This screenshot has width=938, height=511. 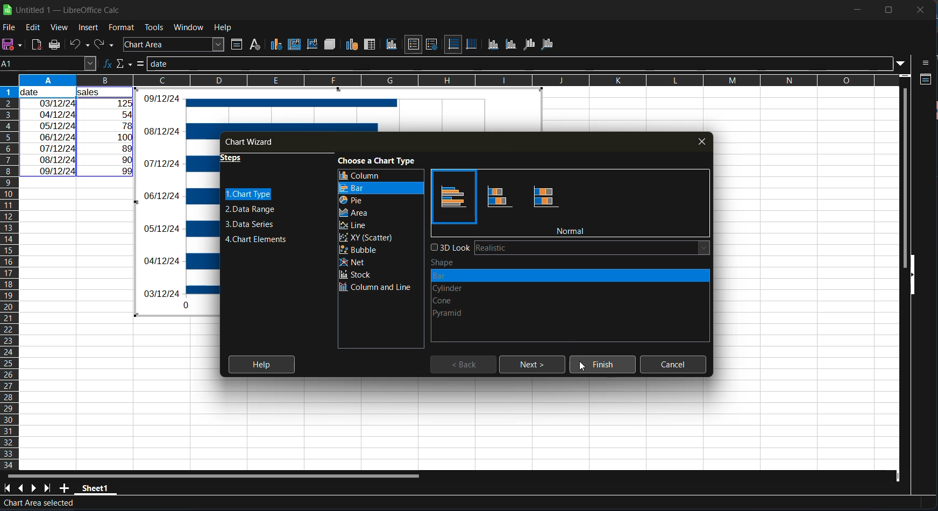 What do you see at coordinates (180, 202) in the screenshot?
I see `generated graph` at bounding box center [180, 202].